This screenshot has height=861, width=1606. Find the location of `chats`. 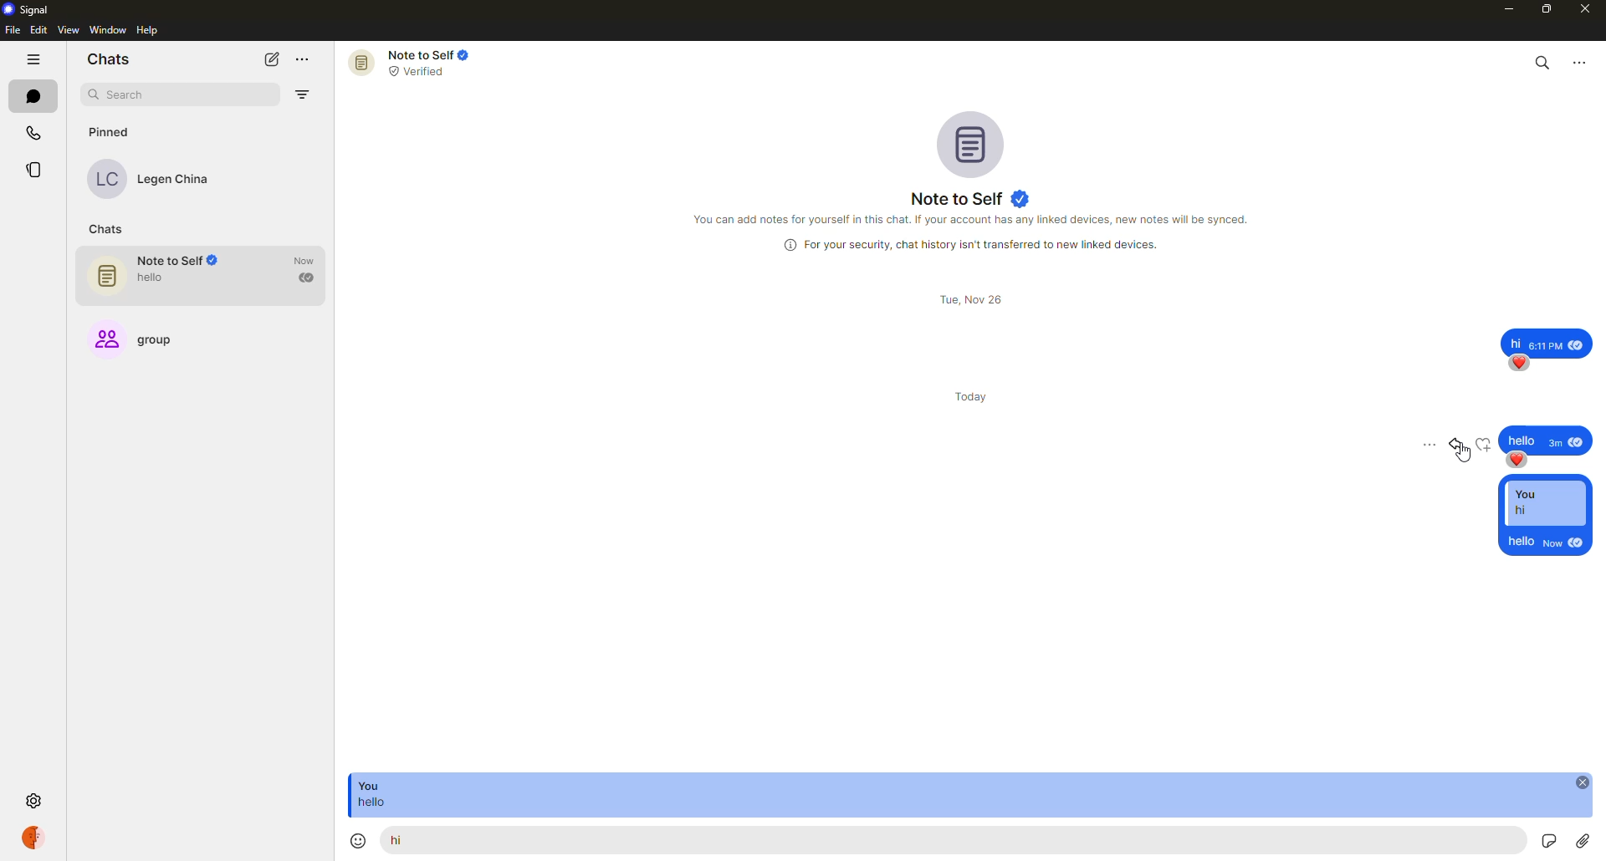

chats is located at coordinates (110, 59).